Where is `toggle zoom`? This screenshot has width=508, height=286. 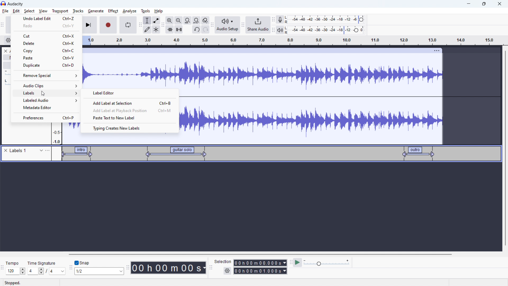 toggle zoom is located at coordinates (205, 20).